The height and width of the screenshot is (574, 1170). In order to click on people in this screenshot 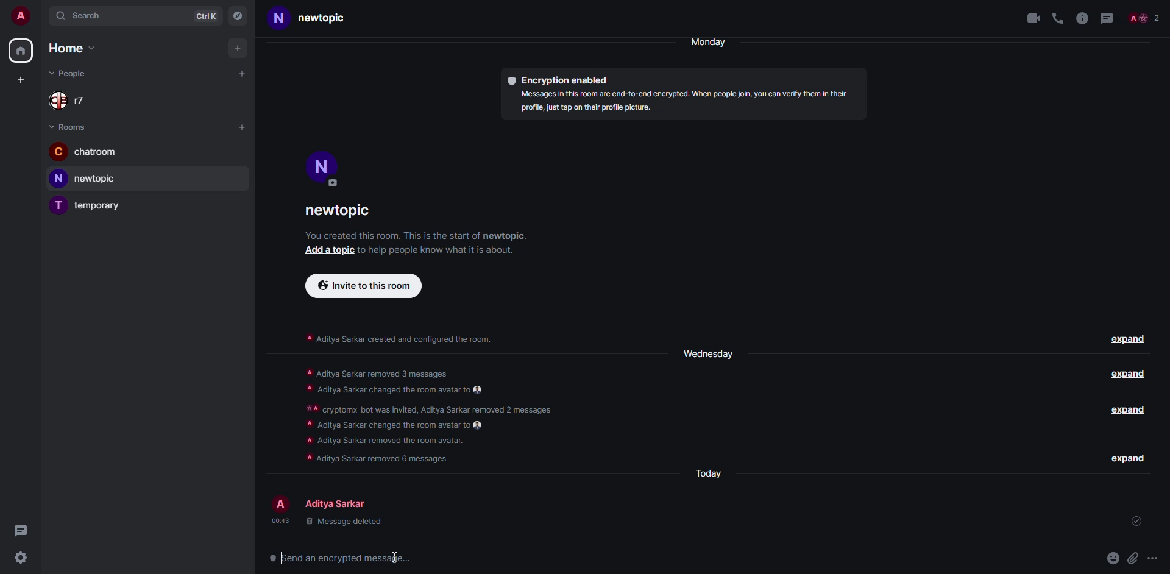, I will do `click(71, 72)`.